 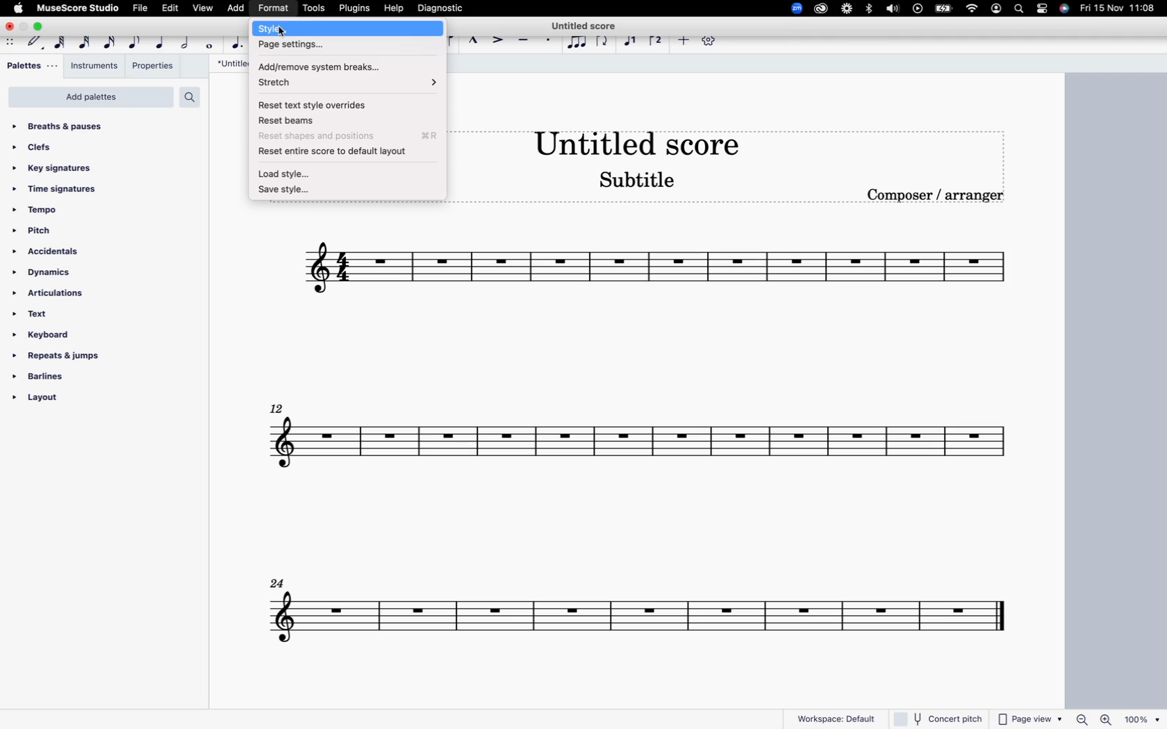 What do you see at coordinates (159, 42) in the screenshot?
I see `quarter note` at bounding box center [159, 42].